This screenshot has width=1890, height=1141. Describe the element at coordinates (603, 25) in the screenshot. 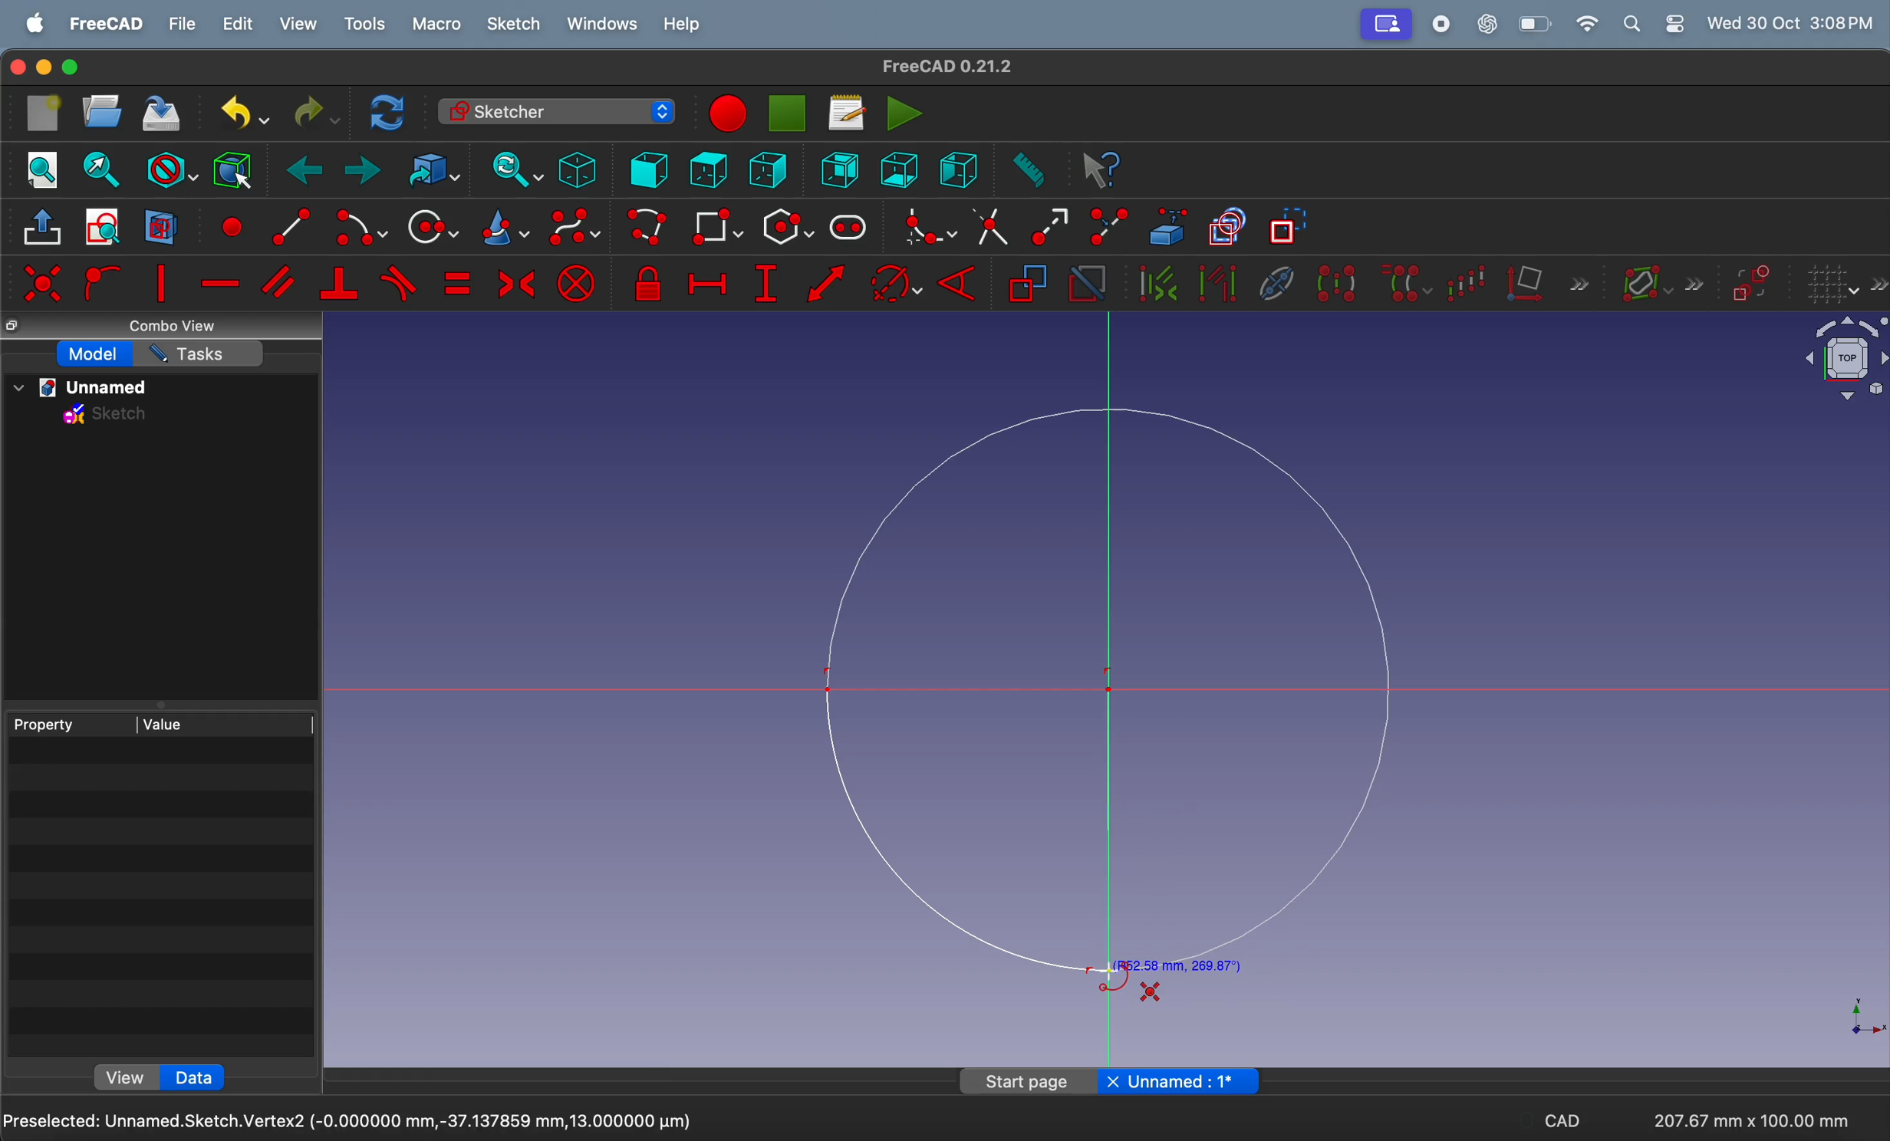

I see `windows` at that location.